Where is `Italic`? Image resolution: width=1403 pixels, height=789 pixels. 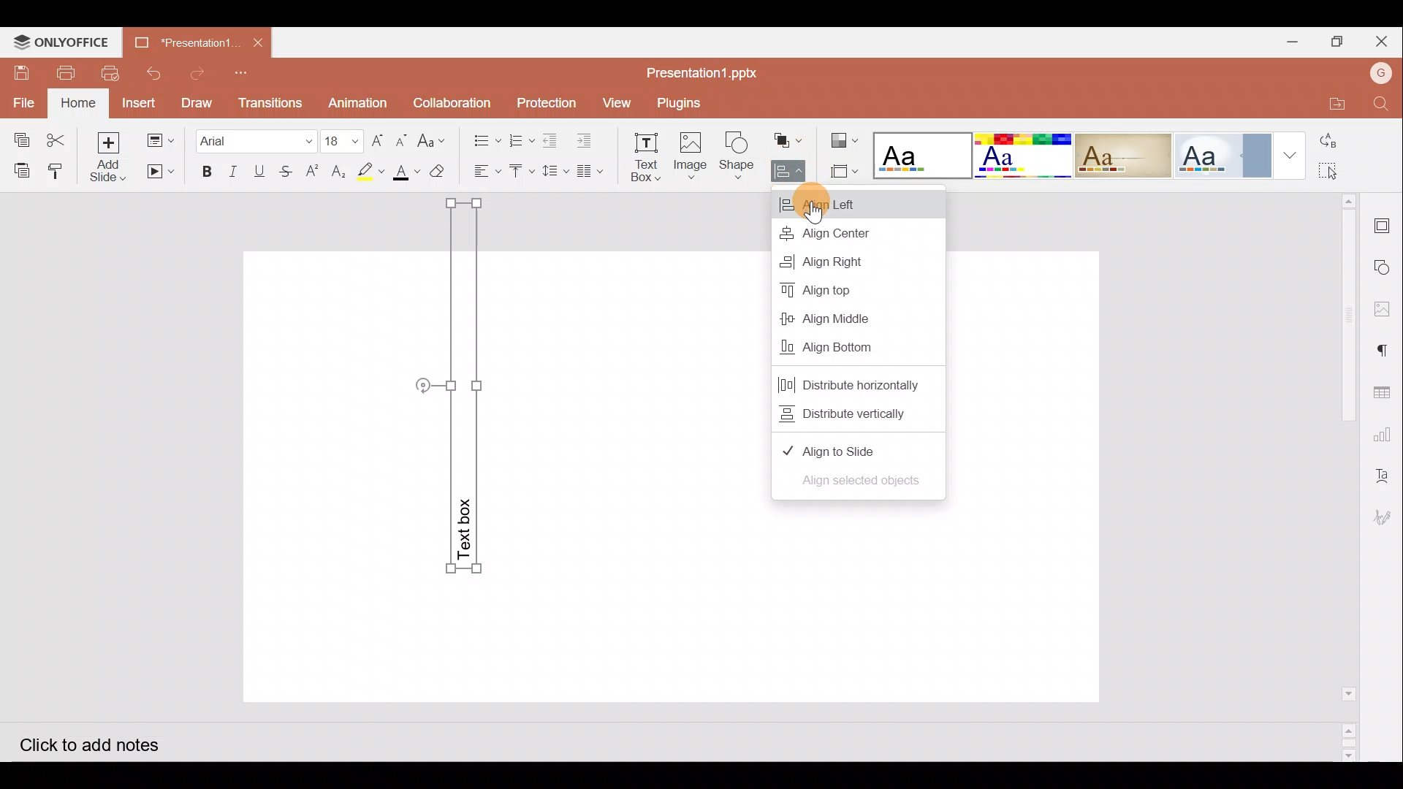
Italic is located at coordinates (232, 172).